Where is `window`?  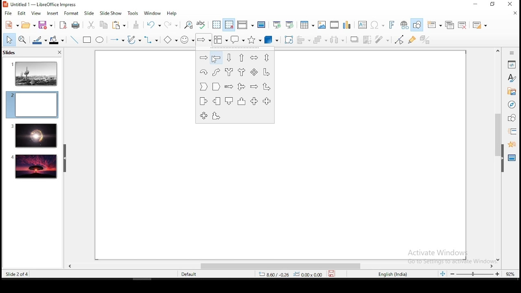
window is located at coordinates (152, 13).